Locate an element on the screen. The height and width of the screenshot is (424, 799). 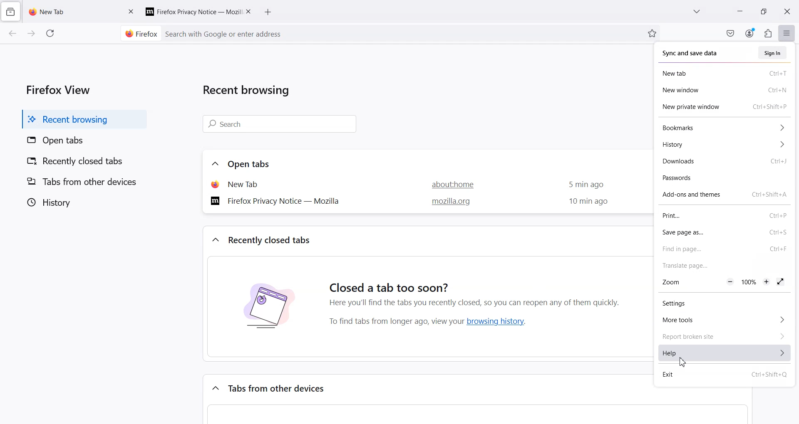
Close is located at coordinates (787, 12).